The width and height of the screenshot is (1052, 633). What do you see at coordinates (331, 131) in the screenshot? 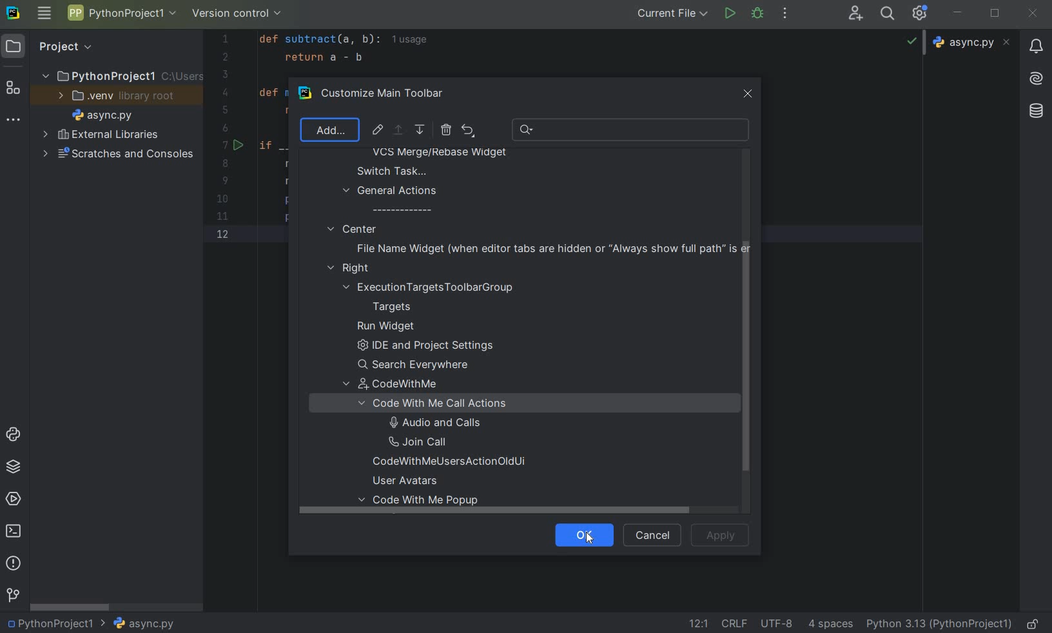
I see `add` at bounding box center [331, 131].